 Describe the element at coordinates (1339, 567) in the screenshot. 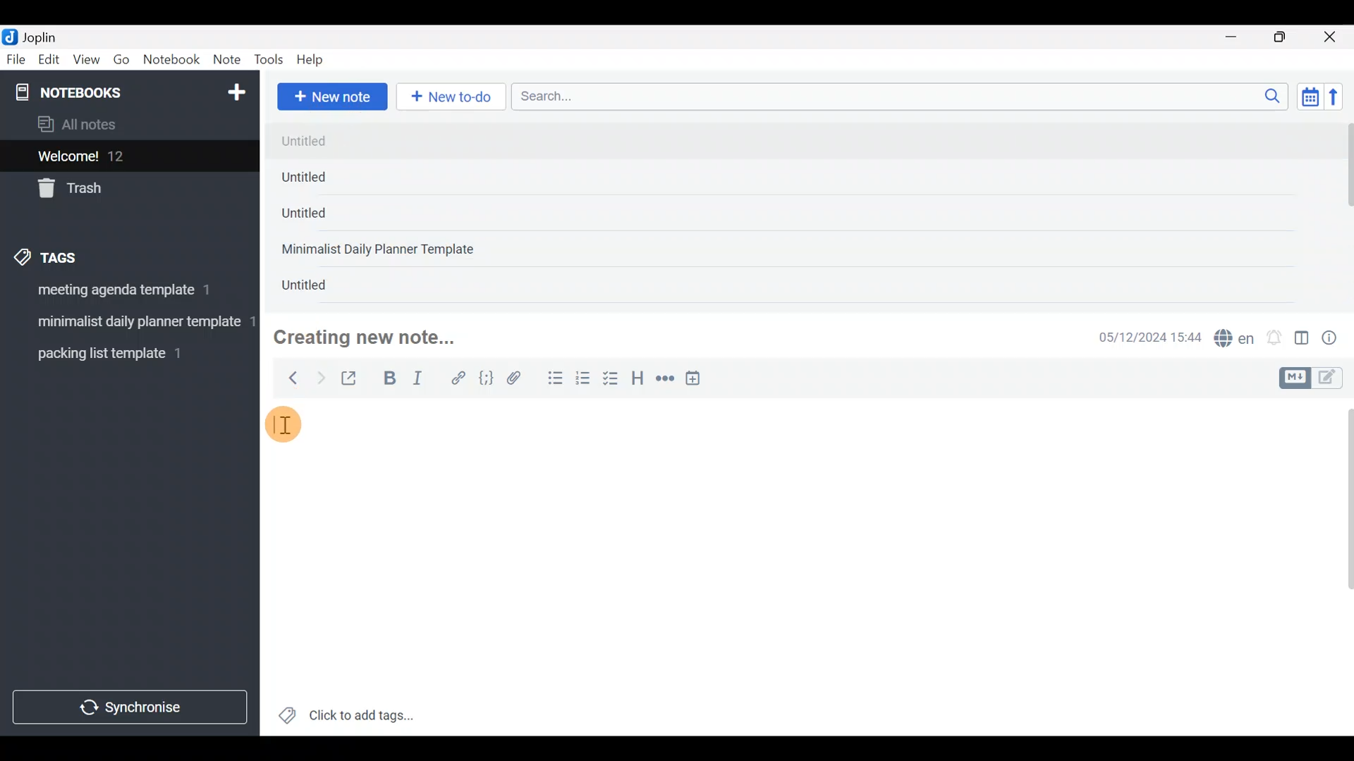

I see `Scroll bar` at that location.